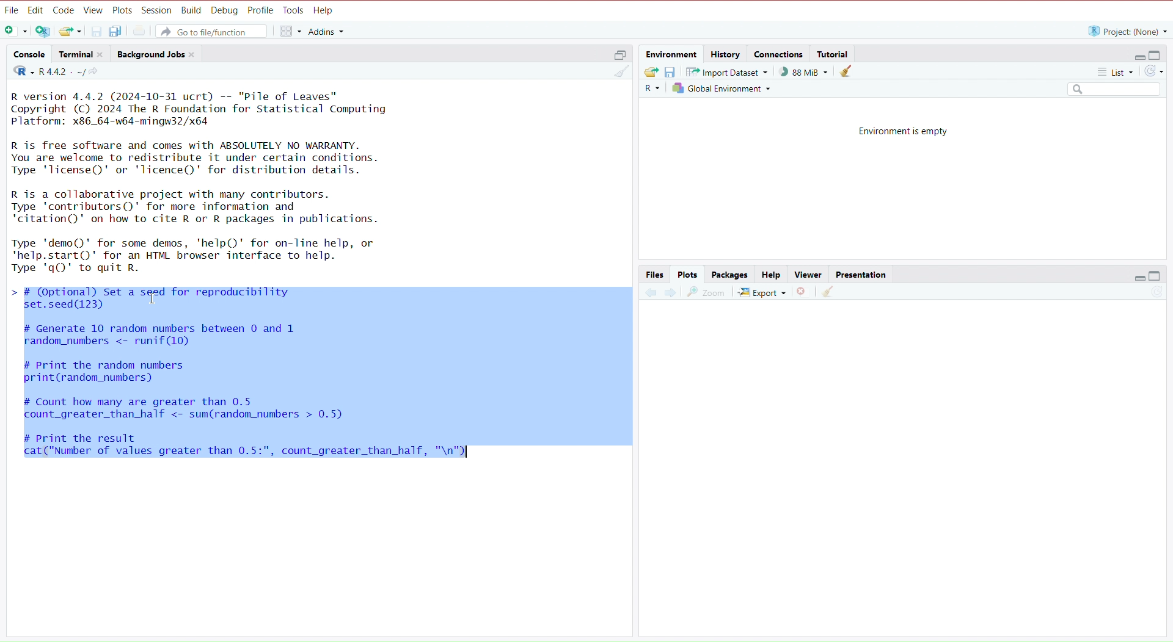 This screenshot has width=1173, height=642. What do you see at coordinates (123, 10) in the screenshot?
I see `Plots` at bounding box center [123, 10].